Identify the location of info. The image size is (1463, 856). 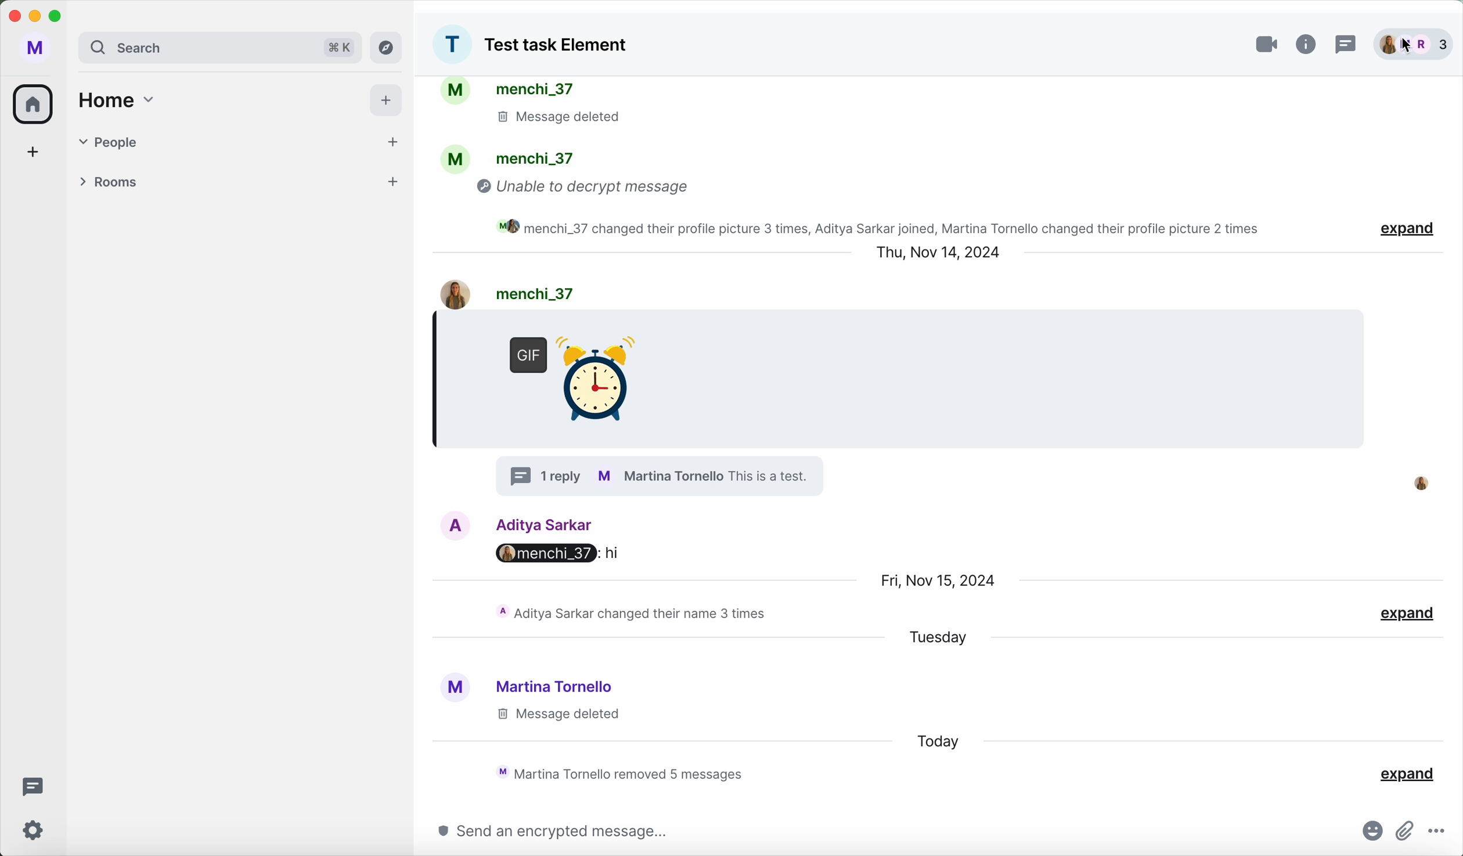
(1309, 44).